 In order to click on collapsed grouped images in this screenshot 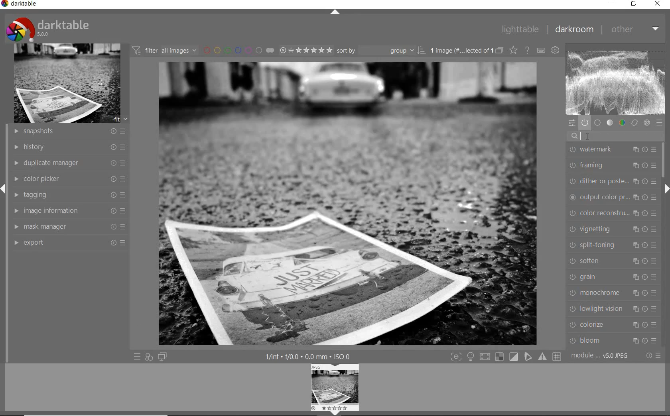, I will do `click(500, 50)`.